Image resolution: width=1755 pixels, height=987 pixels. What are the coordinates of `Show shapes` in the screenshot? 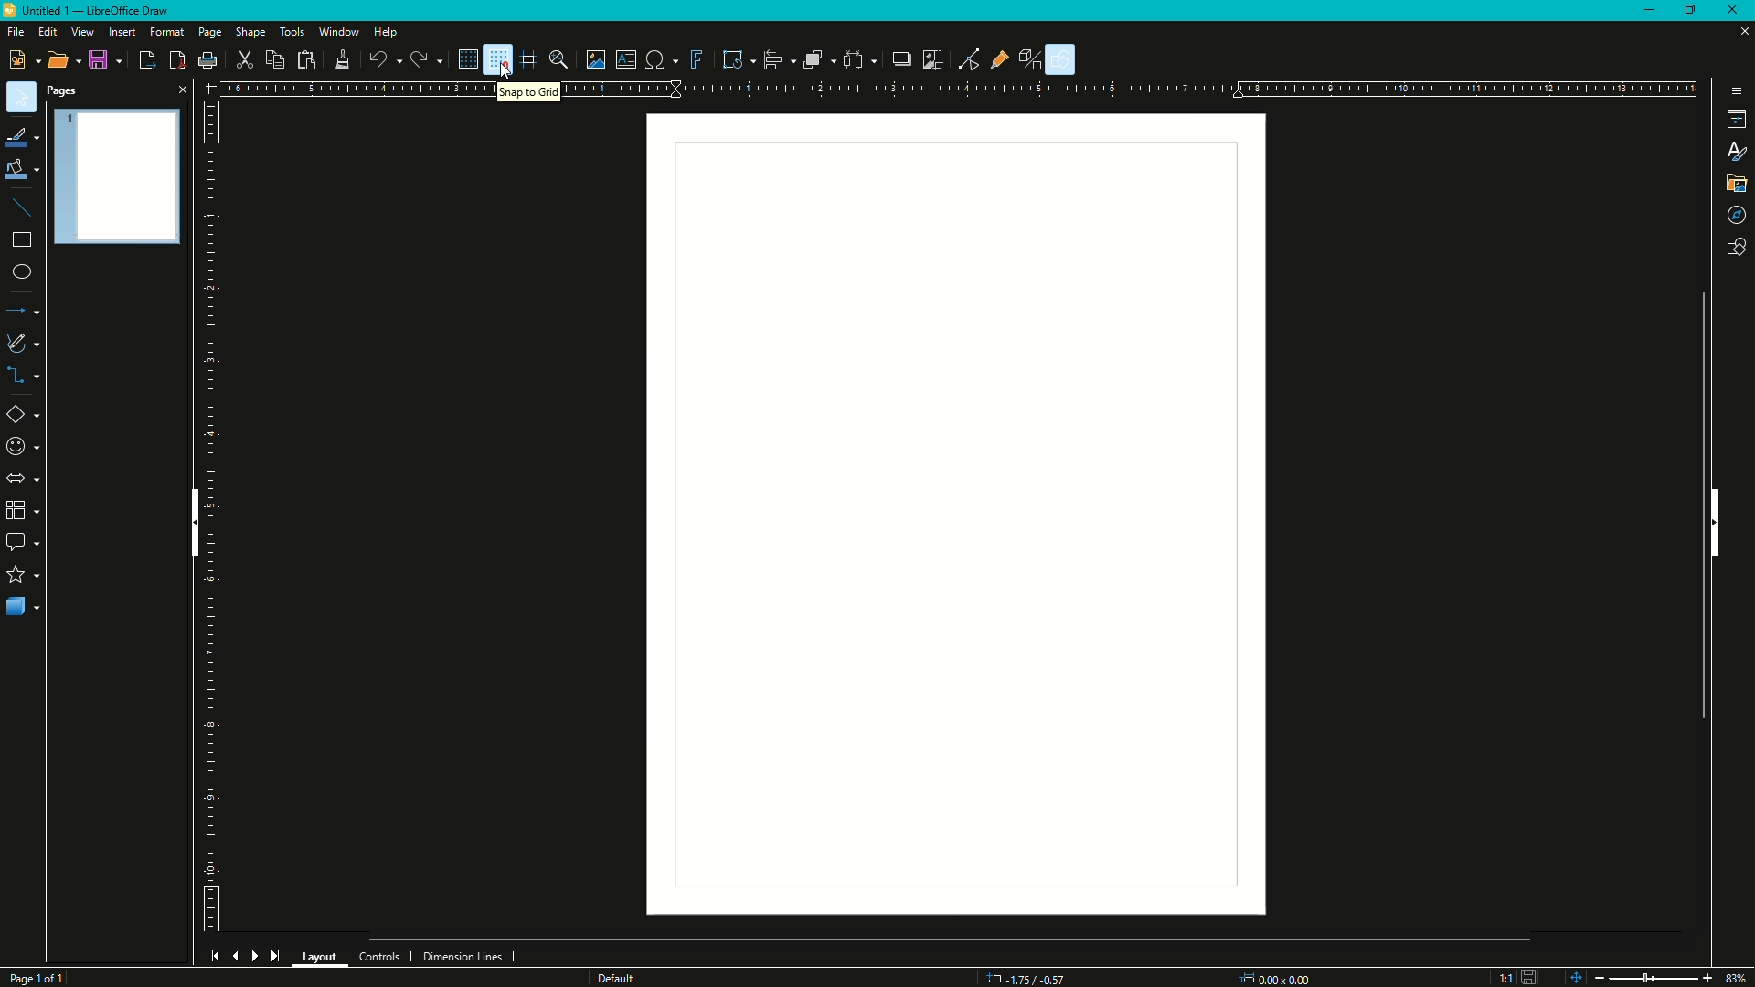 It's located at (1734, 246).